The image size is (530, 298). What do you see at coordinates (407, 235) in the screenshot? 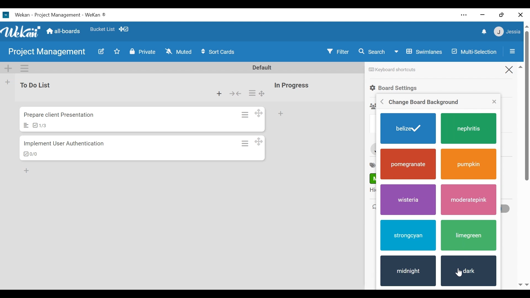
I see `strongcyan` at bounding box center [407, 235].